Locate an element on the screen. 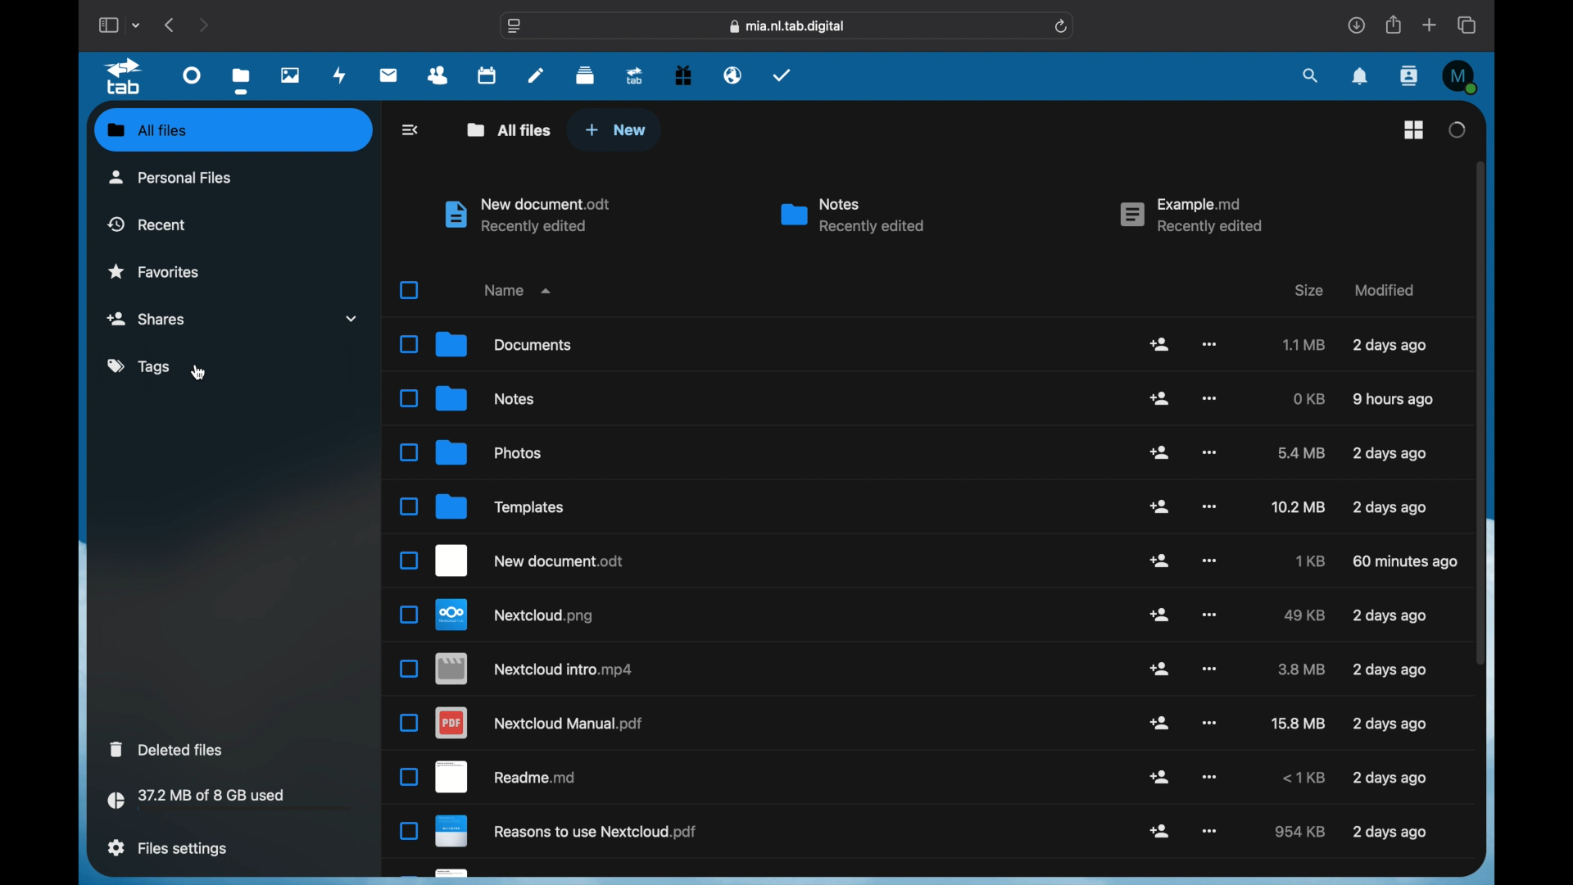 This screenshot has height=885, width=1573. next is located at coordinates (206, 25).